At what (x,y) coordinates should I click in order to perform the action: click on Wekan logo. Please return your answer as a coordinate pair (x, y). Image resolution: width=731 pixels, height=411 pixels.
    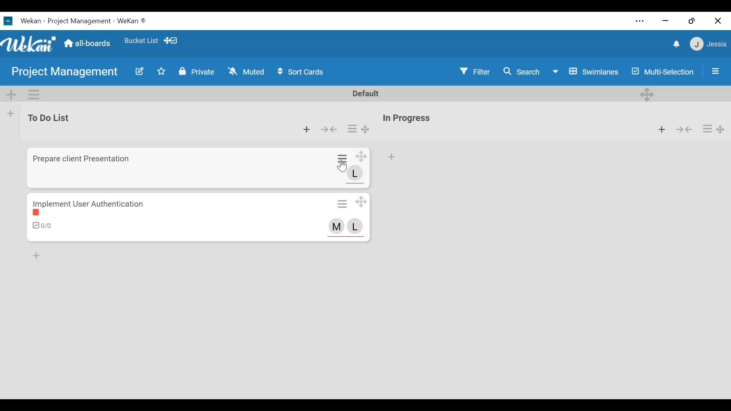
    Looking at the image, I should click on (30, 45).